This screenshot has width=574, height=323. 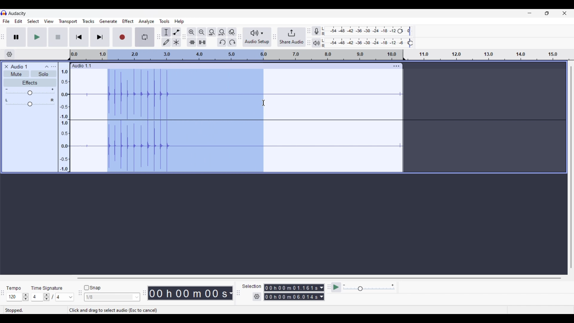 What do you see at coordinates (291, 292) in the screenshot?
I see `Selection duration` at bounding box center [291, 292].